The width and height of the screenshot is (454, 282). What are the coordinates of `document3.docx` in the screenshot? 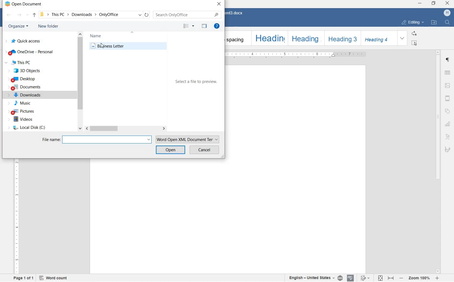 It's located at (237, 13).